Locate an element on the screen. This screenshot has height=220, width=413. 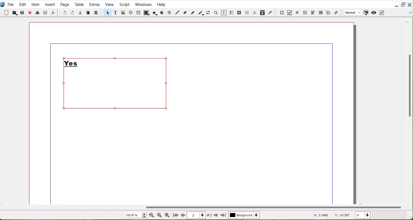
Zoom In is located at coordinates (167, 215).